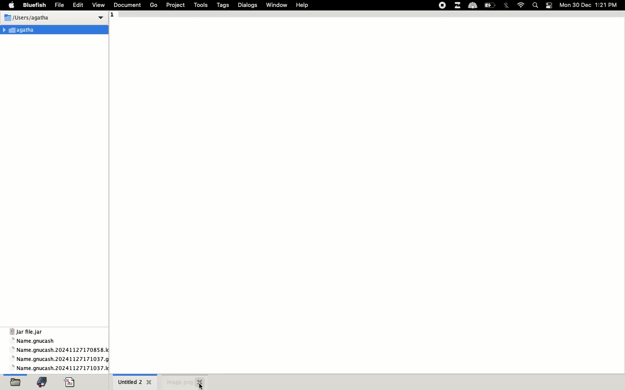 The image size is (625, 390). What do you see at coordinates (59, 6) in the screenshot?
I see `file` at bounding box center [59, 6].